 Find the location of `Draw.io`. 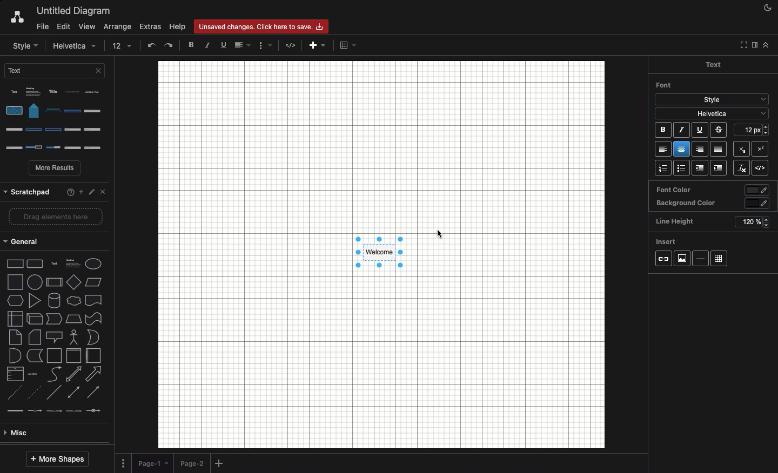

Draw.io is located at coordinates (17, 18).